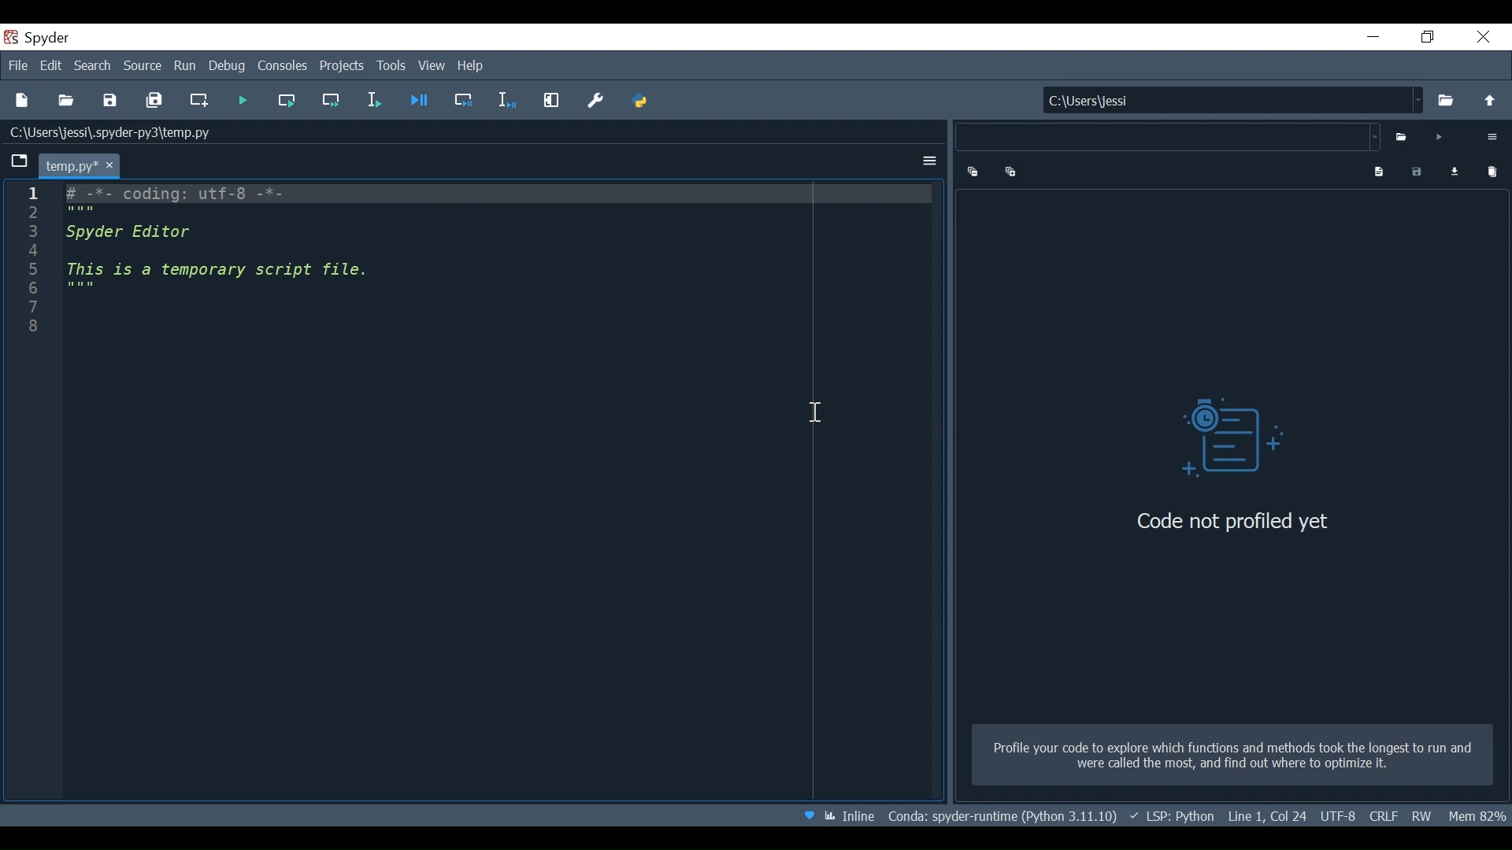 The height and width of the screenshot is (850, 1512). What do you see at coordinates (474, 67) in the screenshot?
I see `Help` at bounding box center [474, 67].